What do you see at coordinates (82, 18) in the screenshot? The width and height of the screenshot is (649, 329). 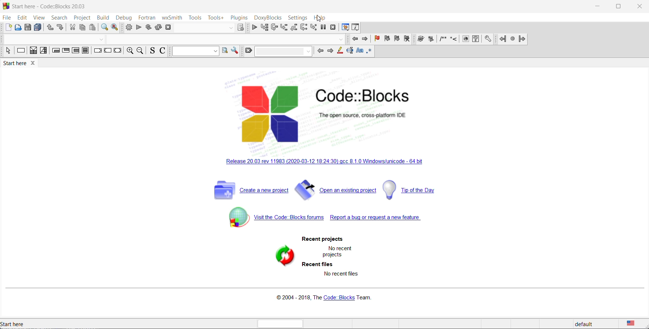 I see `project` at bounding box center [82, 18].